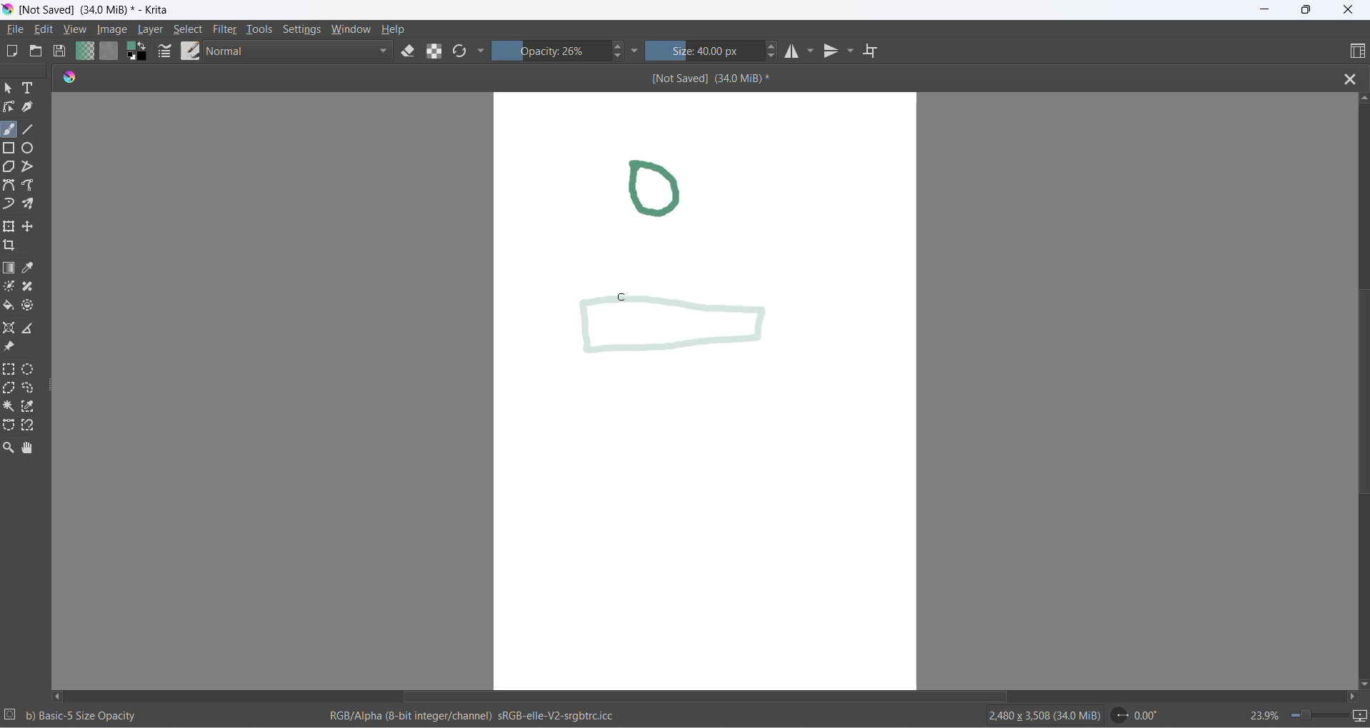  What do you see at coordinates (11, 203) in the screenshot?
I see `dynamic brush tool` at bounding box center [11, 203].